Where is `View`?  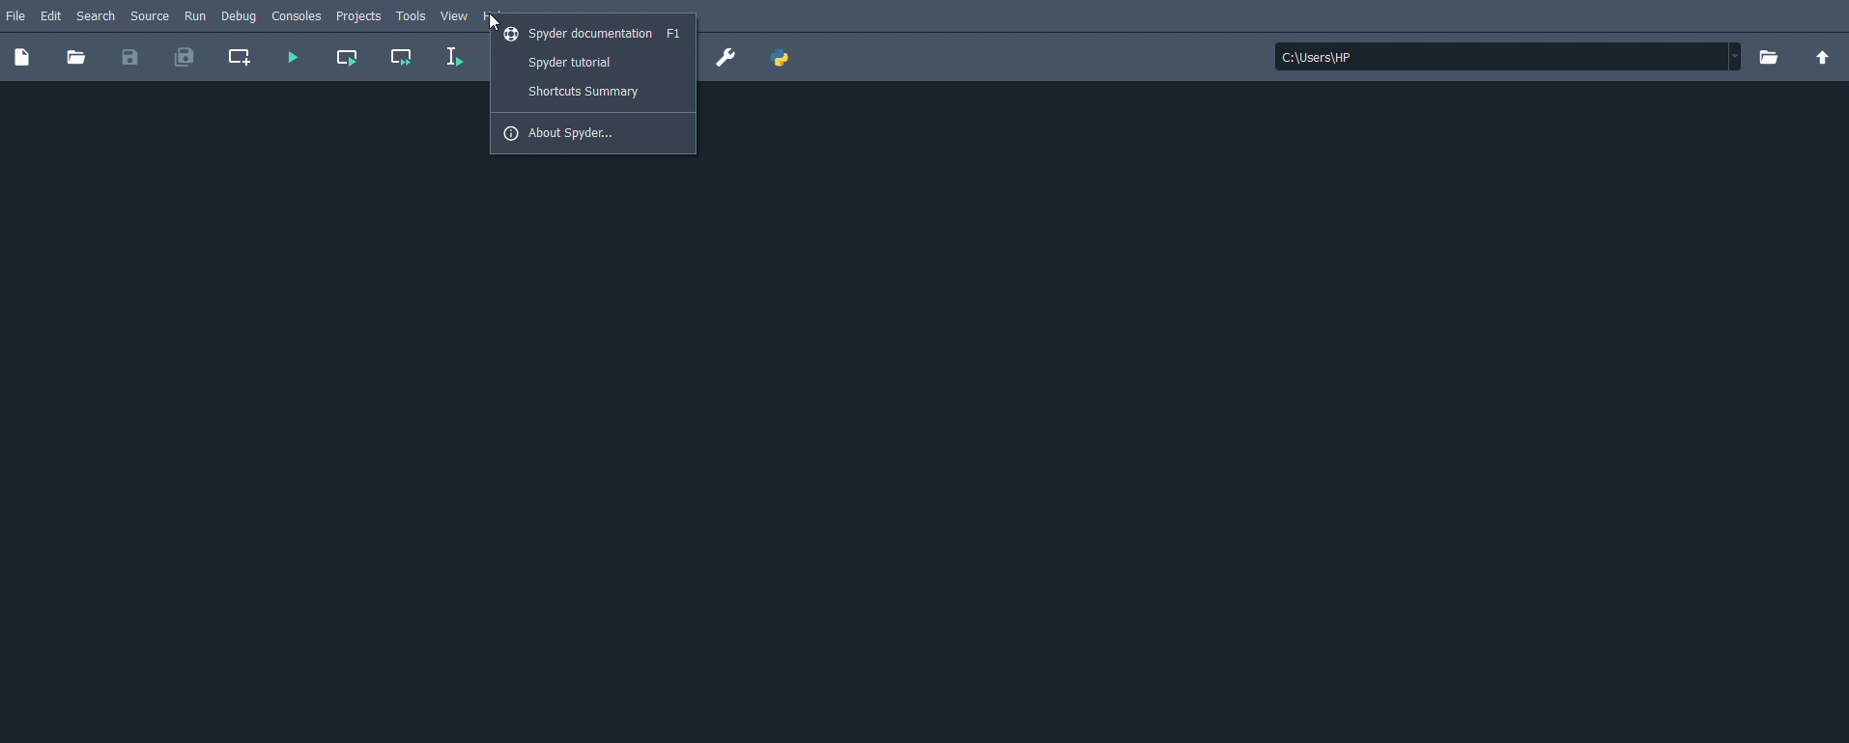 View is located at coordinates (456, 14).